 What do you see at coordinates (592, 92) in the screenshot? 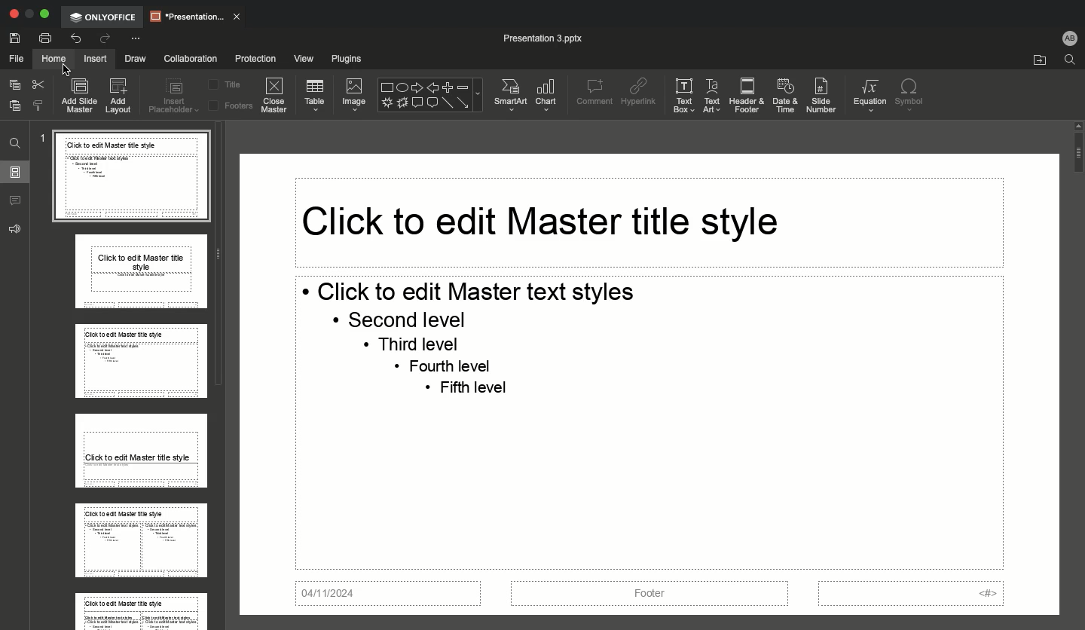
I see `Comment` at bounding box center [592, 92].